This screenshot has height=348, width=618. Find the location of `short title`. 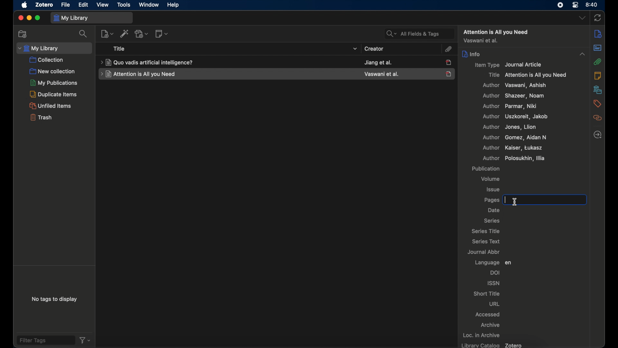

short title is located at coordinates (487, 294).